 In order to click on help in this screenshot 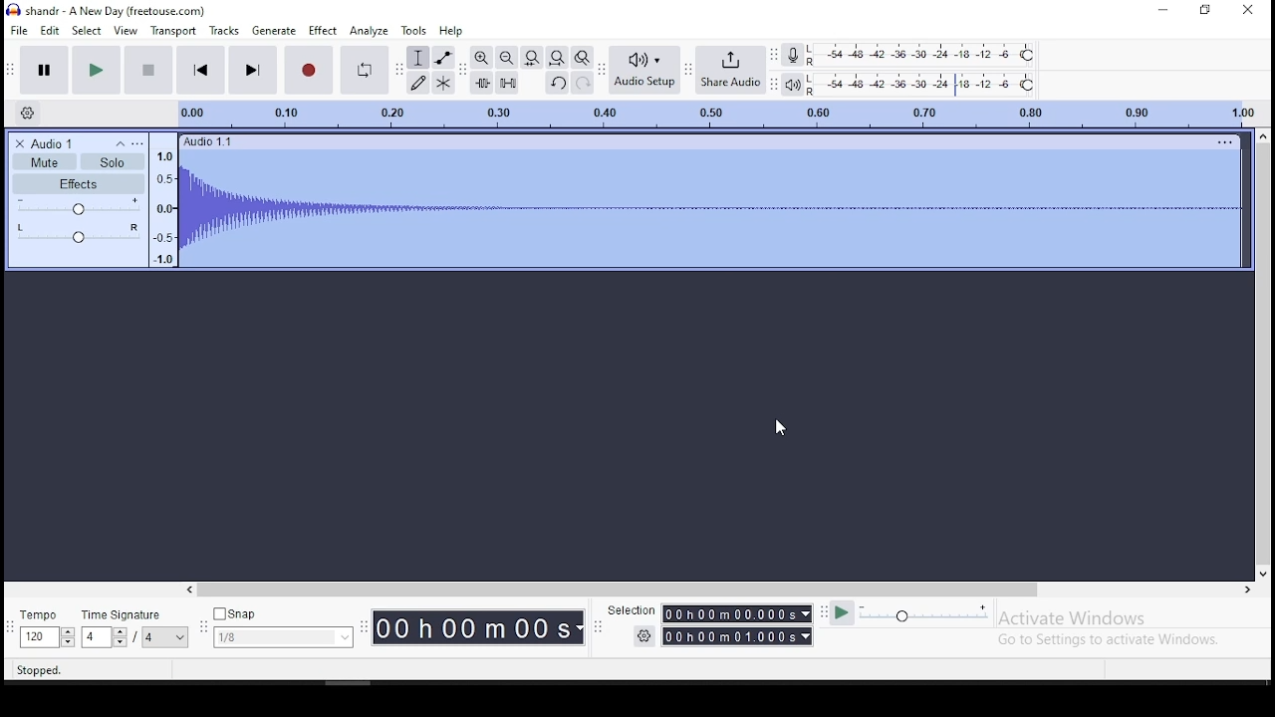, I will do `click(451, 30)`.